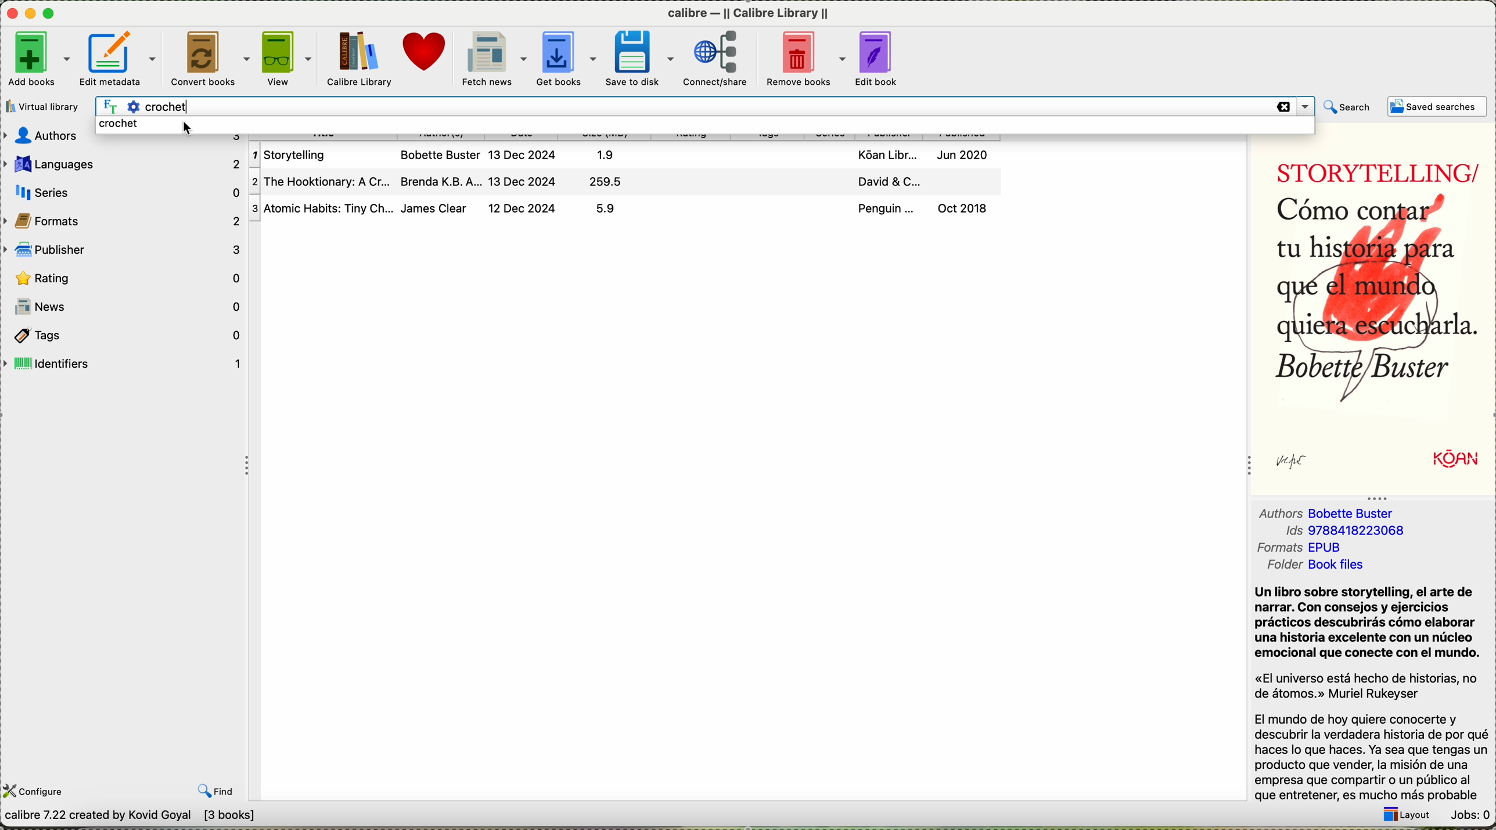 This screenshot has height=830, width=1496. What do you see at coordinates (441, 153) in the screenshot?
I see `Bobette Buter` at bounding box center [441, 153].